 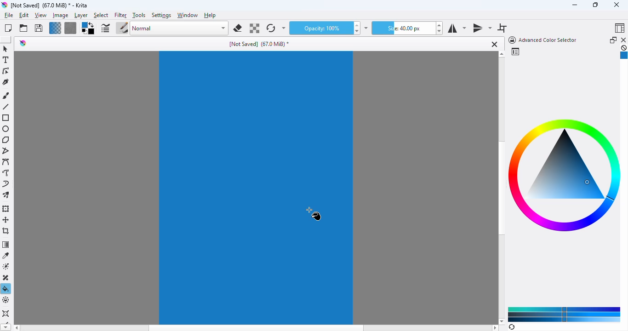 What do you see at coordinates (23, 28) in the screenshot?
I see `open an existing document` at bounding box center [23, 28].